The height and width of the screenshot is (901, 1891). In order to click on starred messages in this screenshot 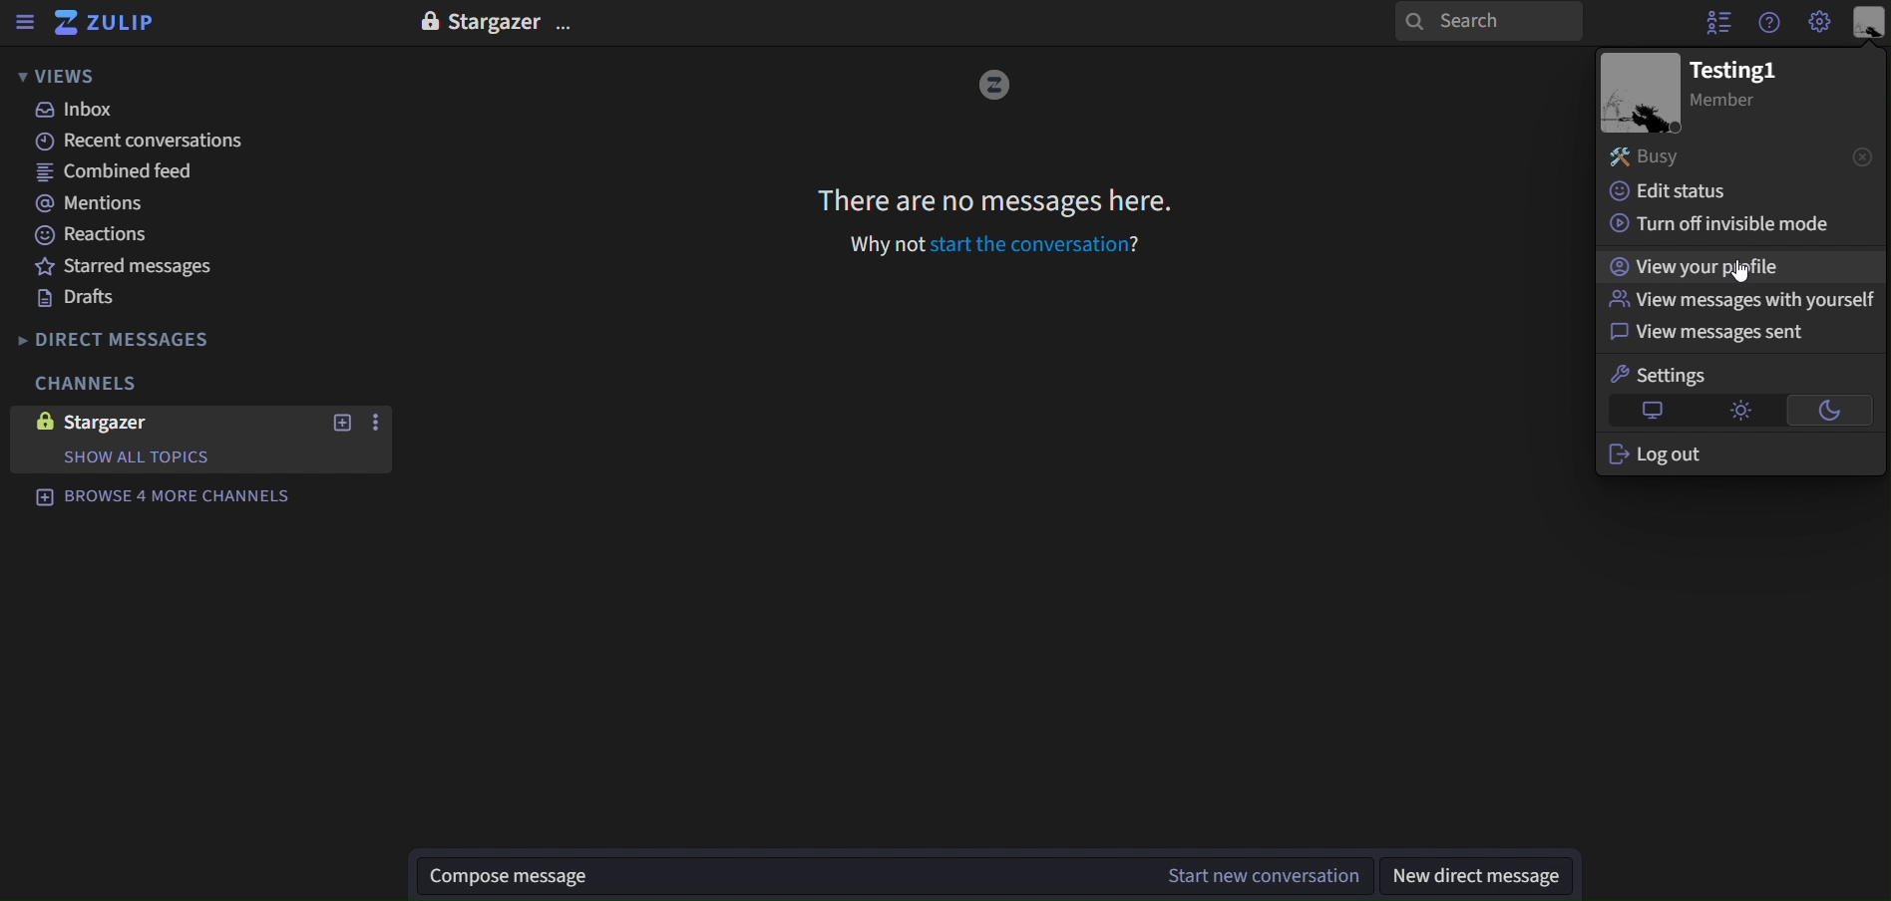, I will do `click(134, 266)`.